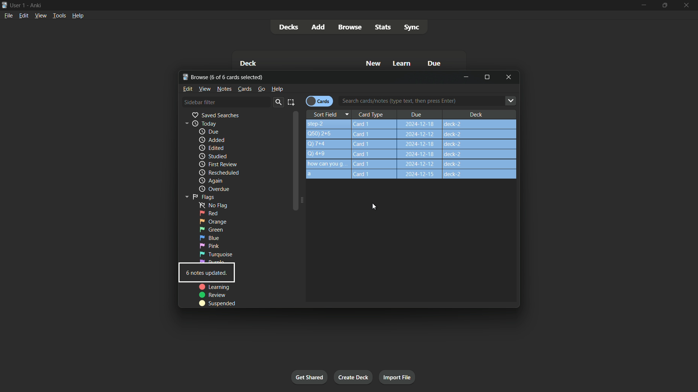  I want to click on cursor, so click(373, 207).